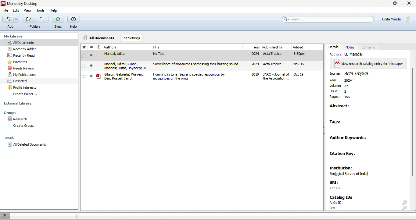  What do you see at coordinates (342, 107) in the screenshot?
I see `abstract` at bounding box center [342, 107].